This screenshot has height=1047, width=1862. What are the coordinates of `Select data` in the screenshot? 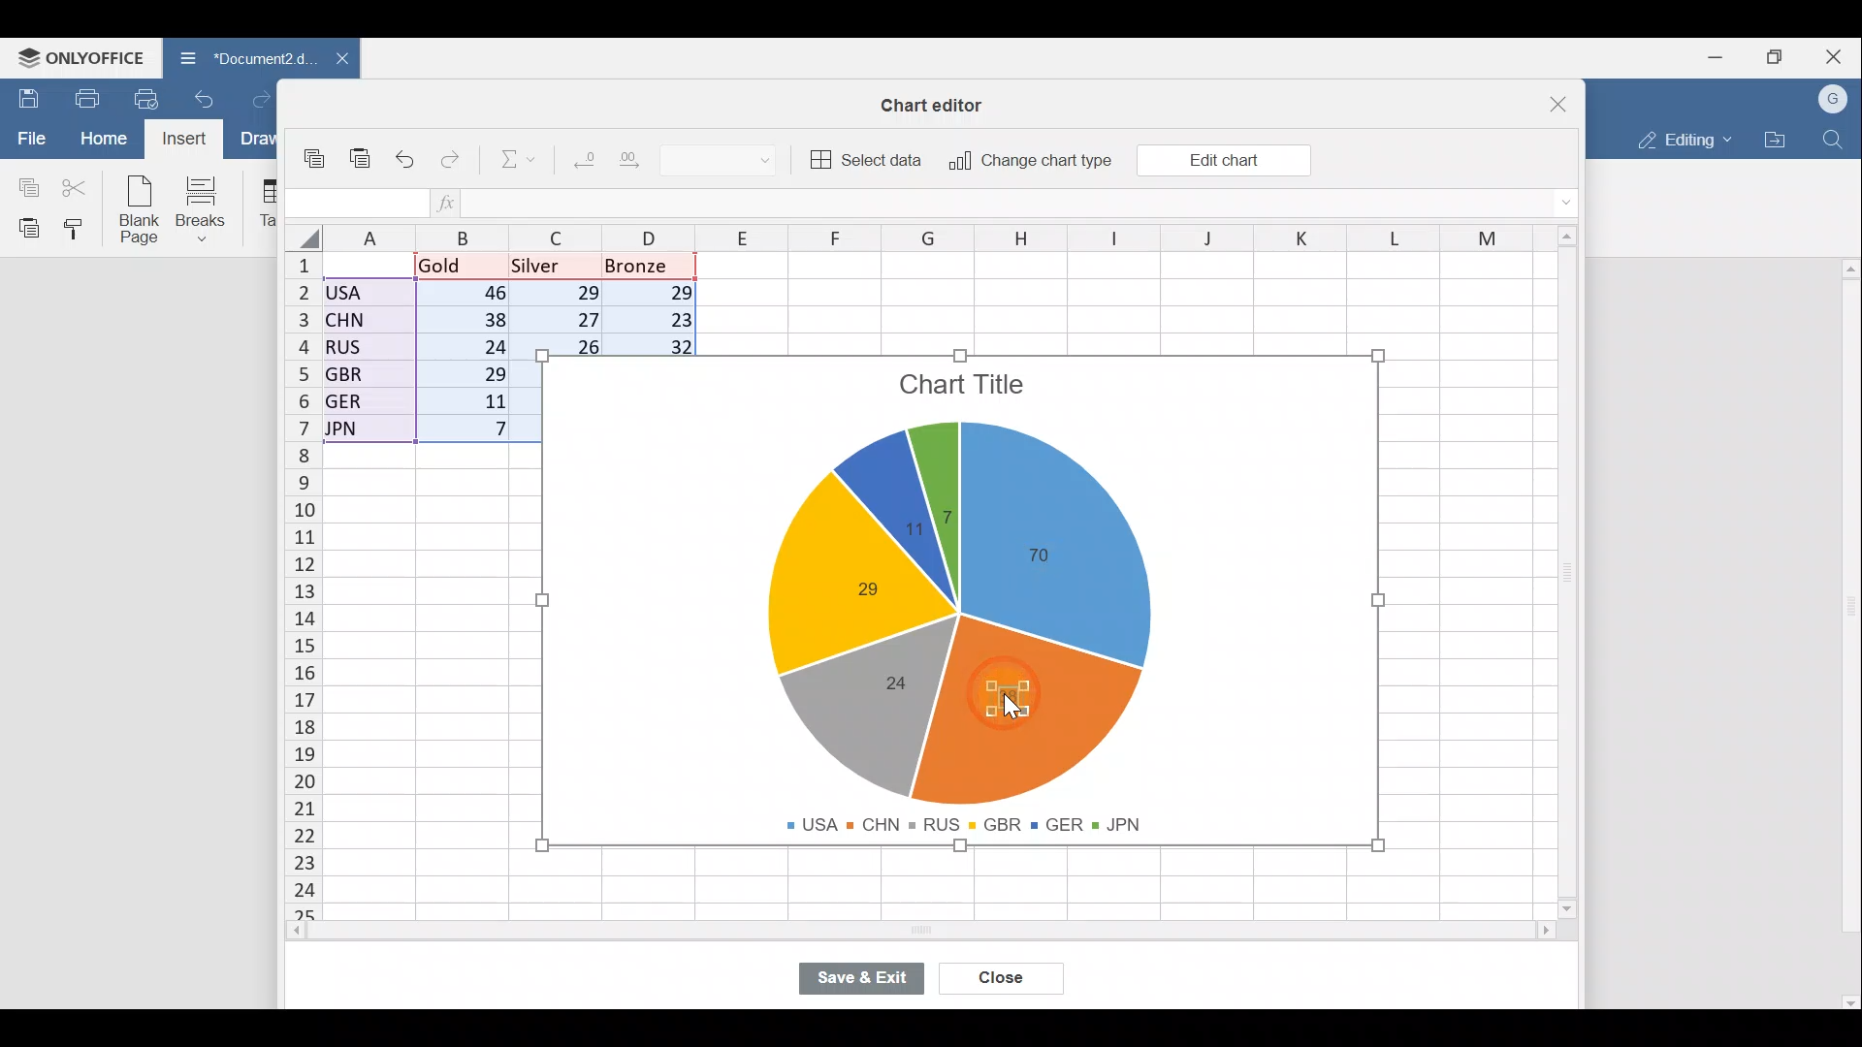 It's located at (865, 157).